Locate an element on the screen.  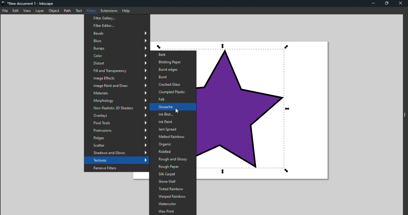
Remove filters is located at coordinates (116, 168).